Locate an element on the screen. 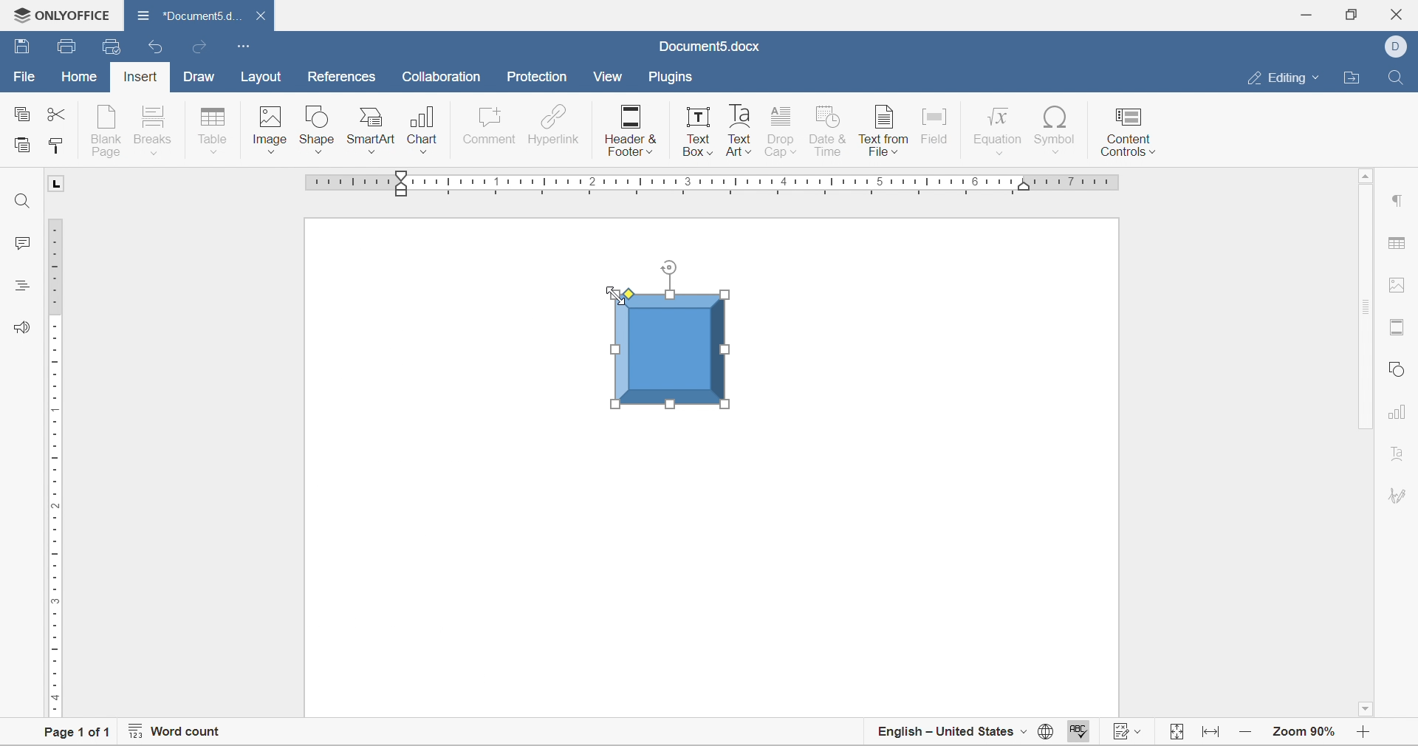  breaks is located at coordinates (156, 127).